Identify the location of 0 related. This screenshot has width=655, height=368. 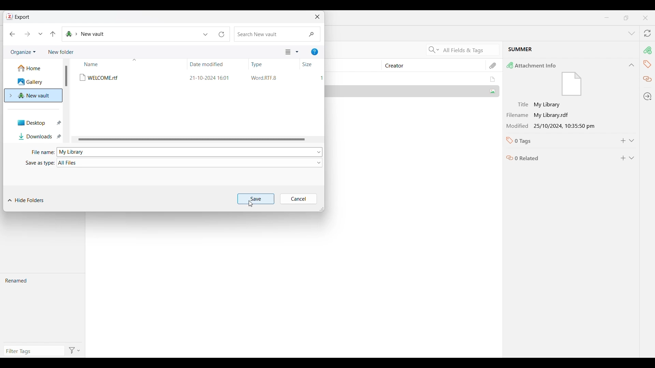
(558, 156).